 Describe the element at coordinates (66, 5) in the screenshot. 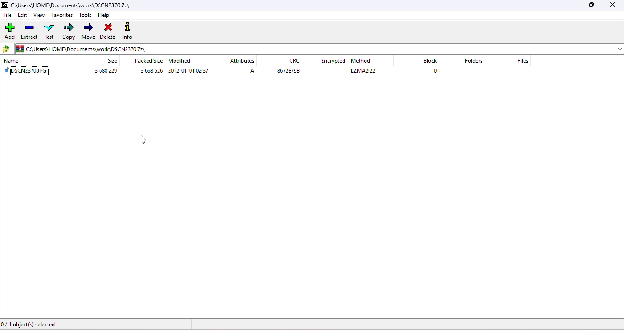

I see `c\users\home\documents\work\dscn2370.7z\` at that location.